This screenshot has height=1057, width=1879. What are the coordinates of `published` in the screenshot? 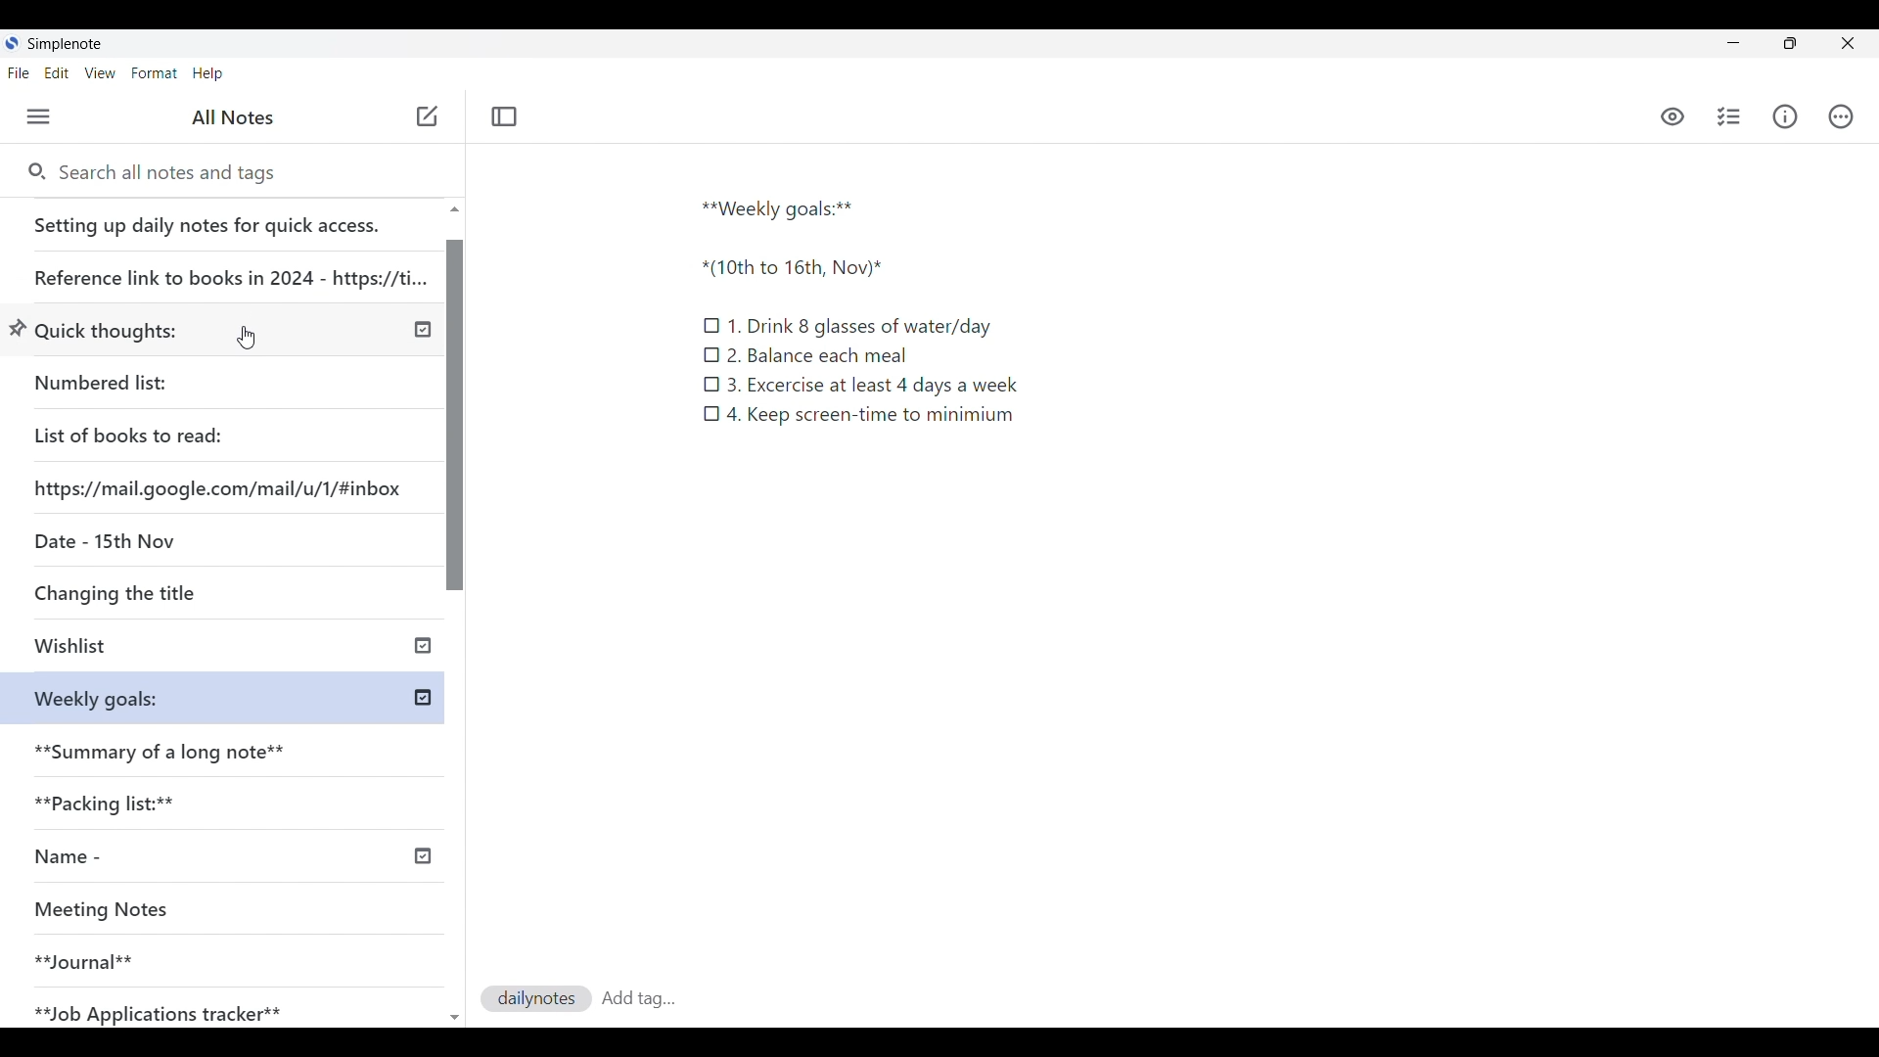 It's located at (421, 856).